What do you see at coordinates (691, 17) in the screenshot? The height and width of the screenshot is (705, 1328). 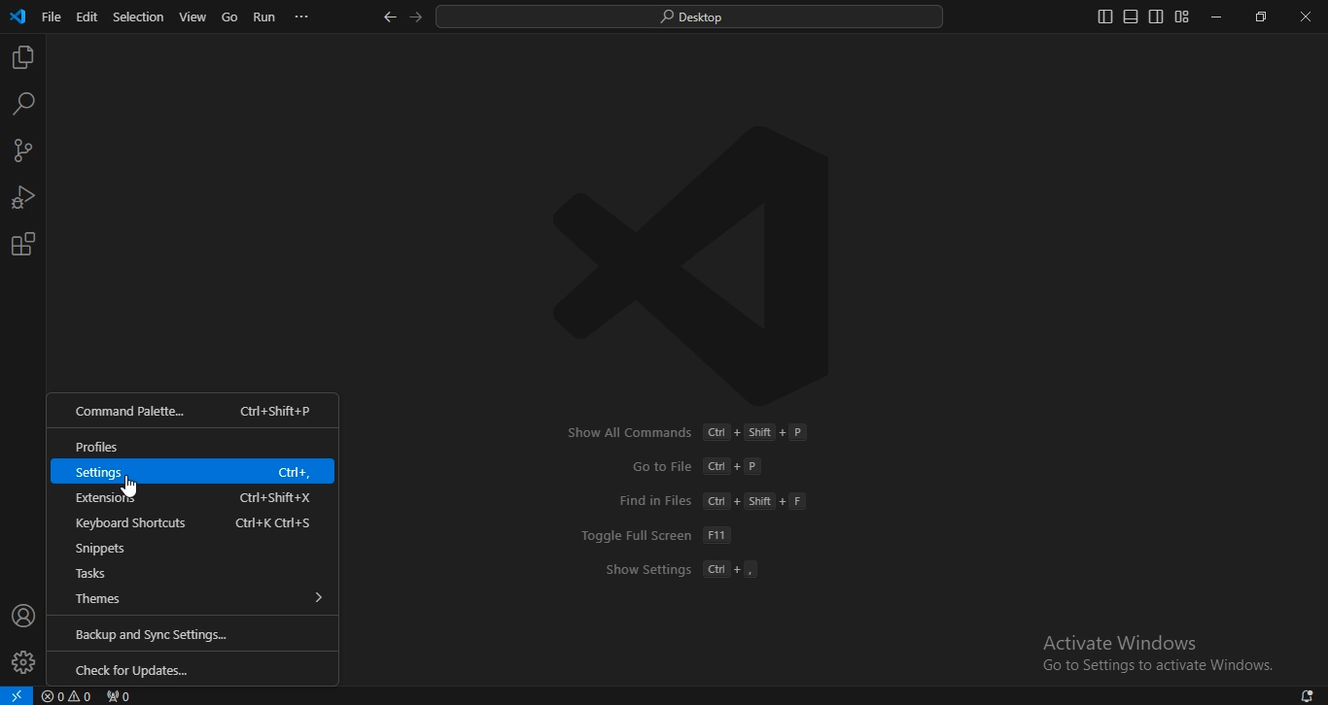 I see `search` at bounding box center [691, 17].